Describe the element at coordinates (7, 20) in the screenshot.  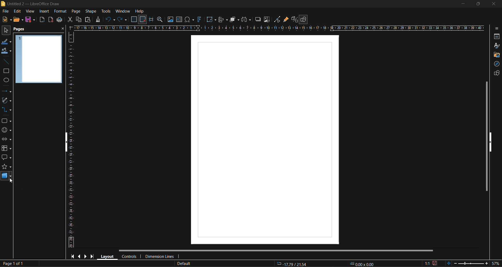
I see `new` at that location.